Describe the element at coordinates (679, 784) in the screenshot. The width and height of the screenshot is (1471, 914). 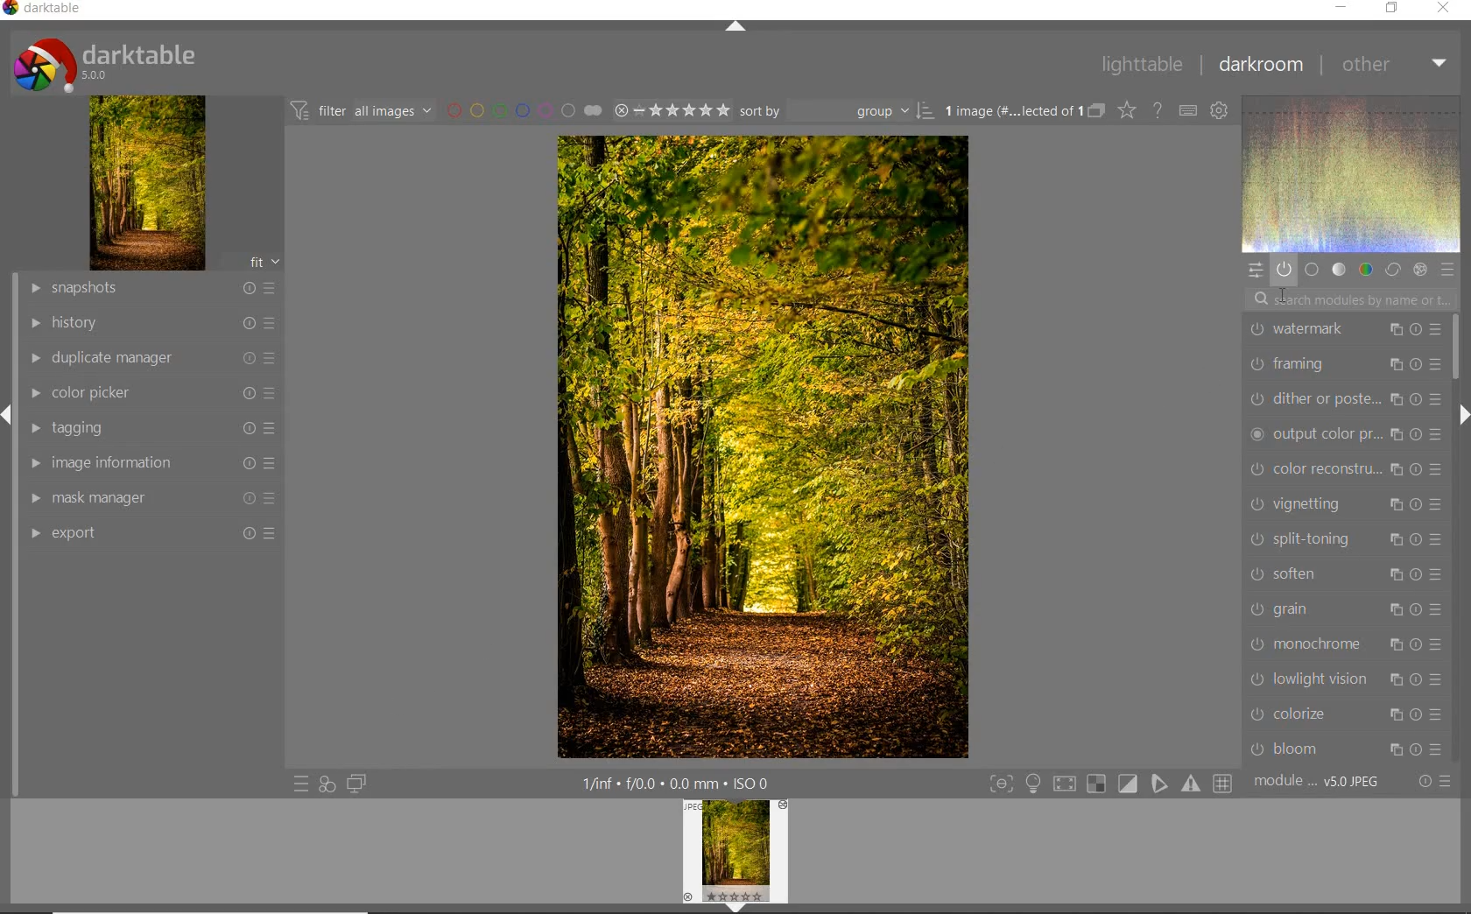
I see `other interface detail` at that location.